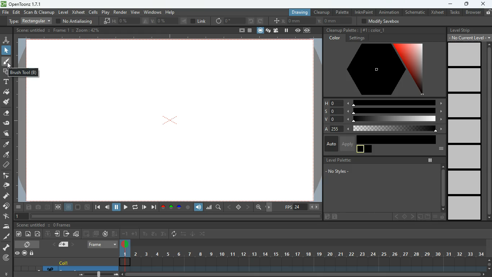  What do you see at coordinates (199, 207) in the screenshot?
I see `volume` at bounding box center [199, 207].